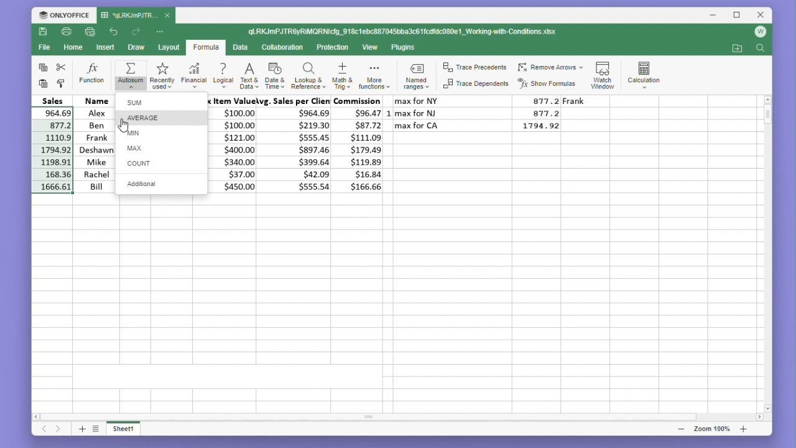 The width and height of the screenshot is (796, 448). Describe the element at coordinates (376, 75) in the screenshot. I see `More functions` at that location.